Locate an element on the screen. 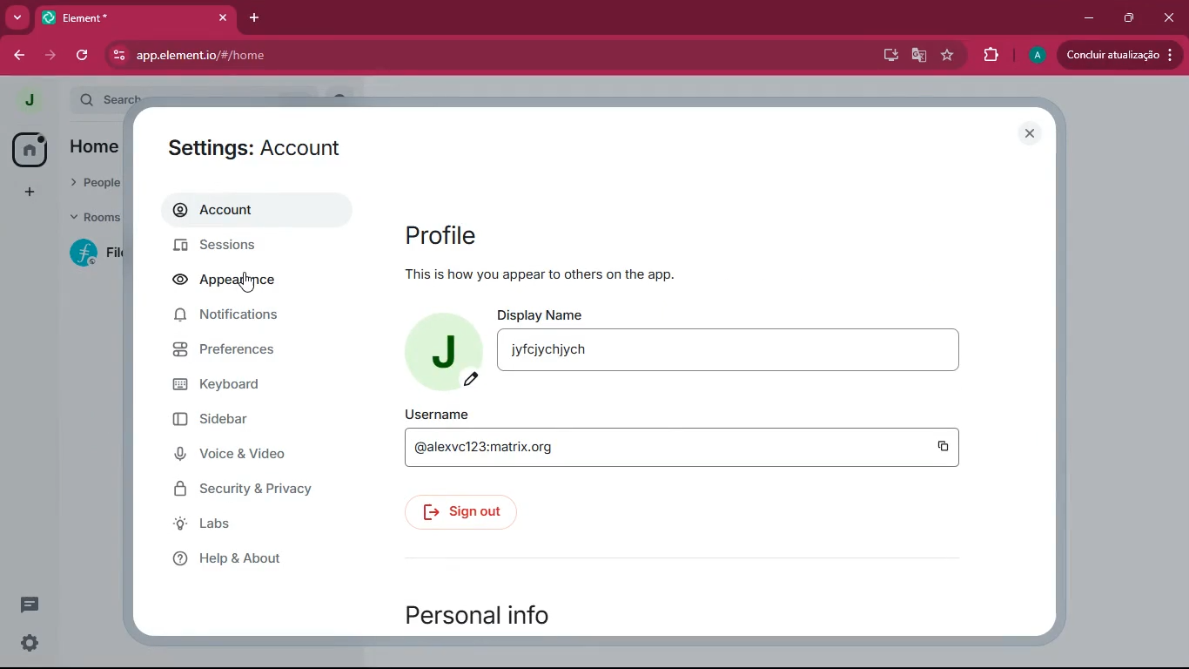 The height and width of the screenshot is (669, 1189). sessions is located at coordinates (251, 247).